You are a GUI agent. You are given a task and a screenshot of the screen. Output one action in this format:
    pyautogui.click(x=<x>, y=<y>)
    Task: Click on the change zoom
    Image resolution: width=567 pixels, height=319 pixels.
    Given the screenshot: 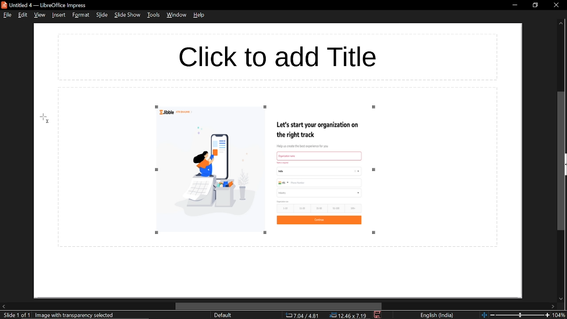 What is the action you would take?
    pyautogui.click(x=515, y=315)
    